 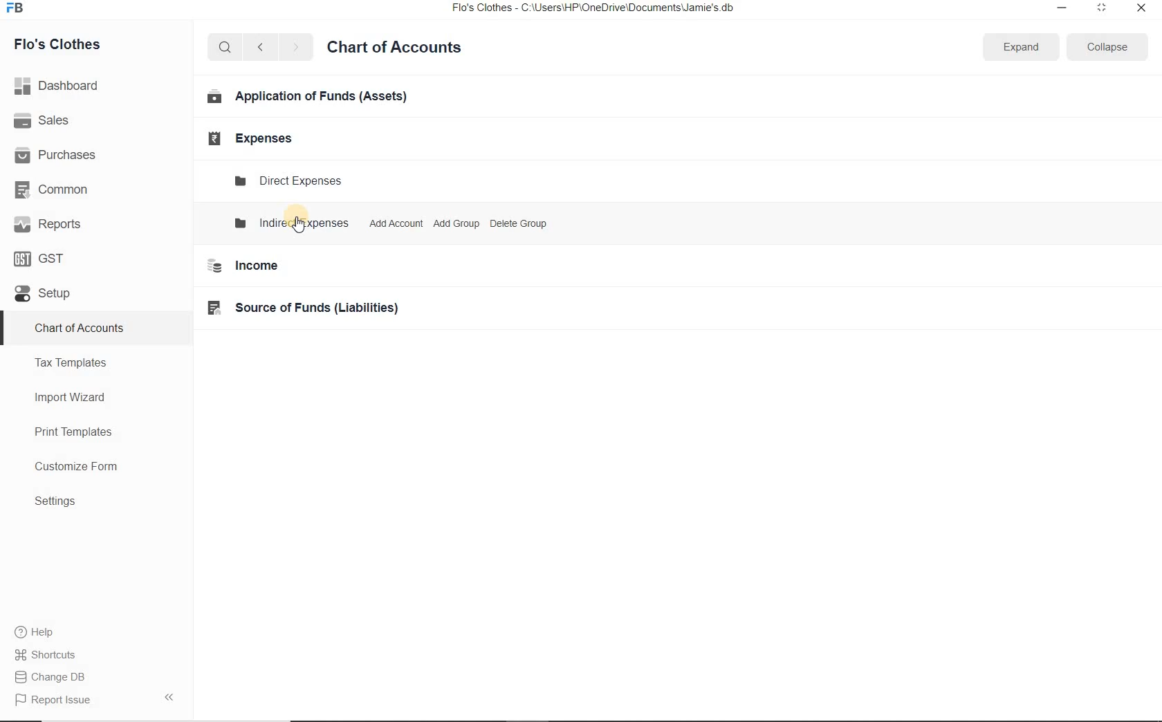 I want to click on frappe books logo, so click(x=18, y=9).